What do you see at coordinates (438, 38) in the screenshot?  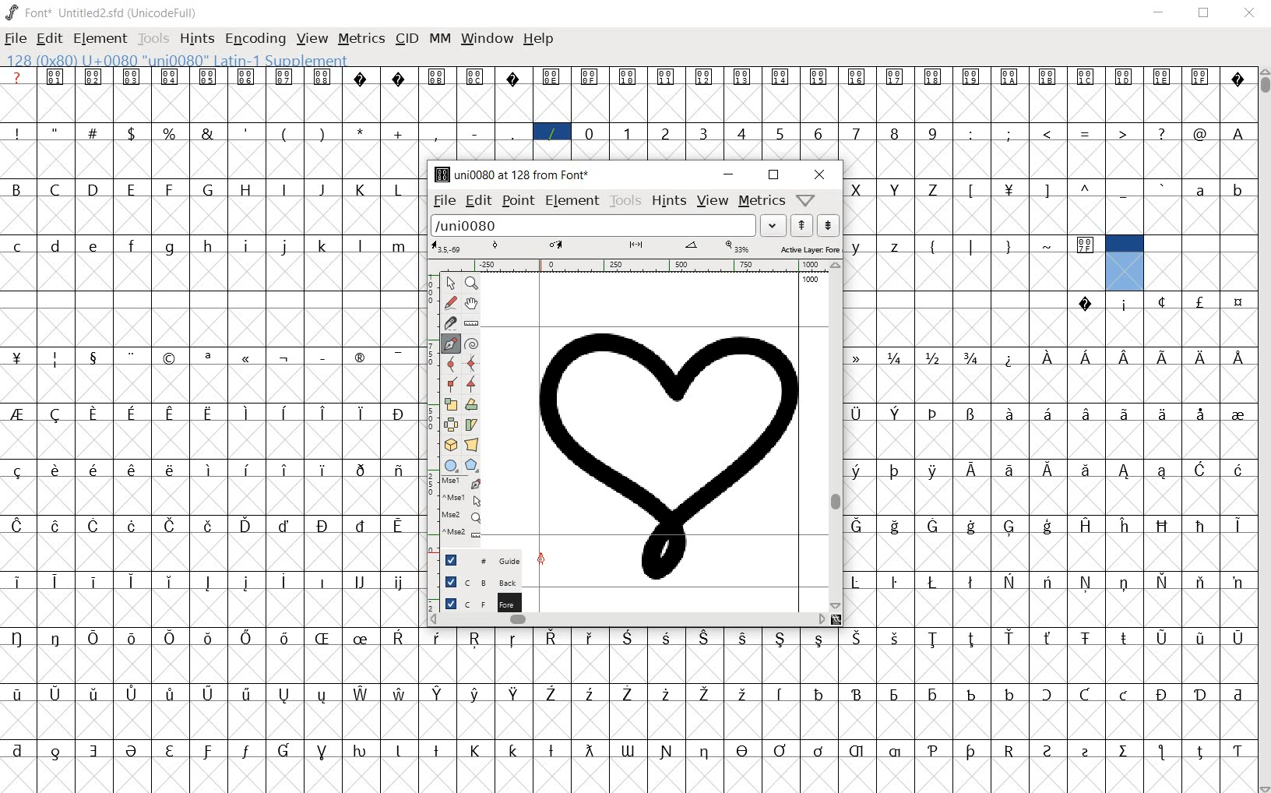 I see `MM` at bounding box center [438, 38].